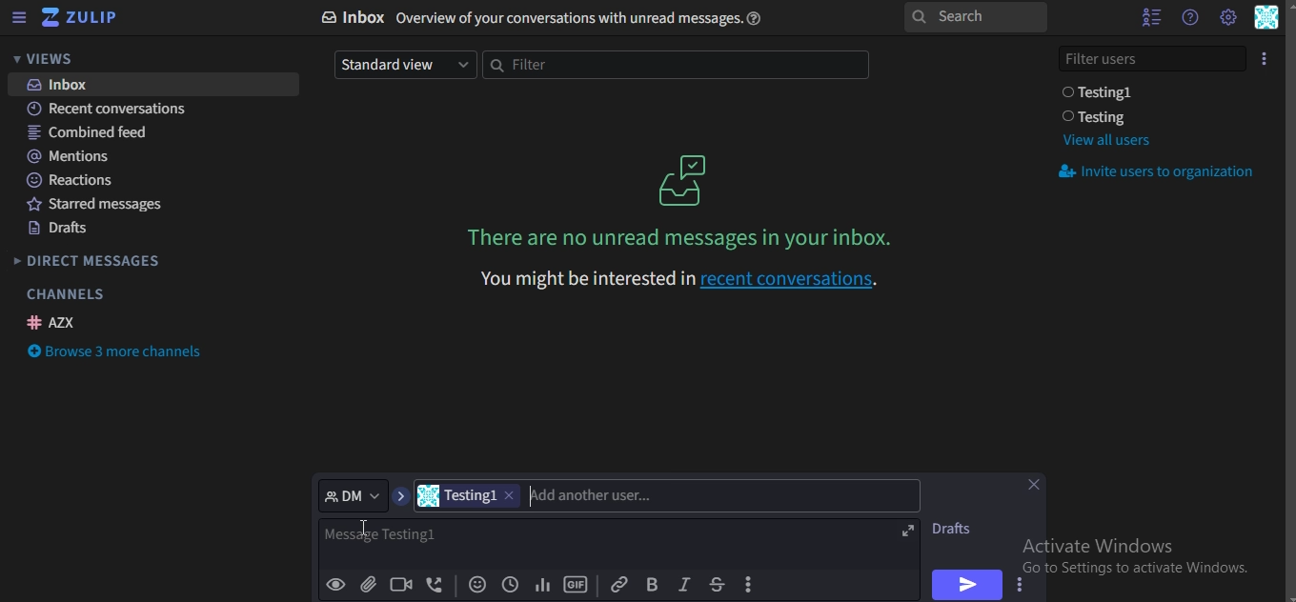  What do you see at coordinates (684, 237) in the screenshot?
I see `There are no unread messages in your inbox.` at bounding box center [684, 237].